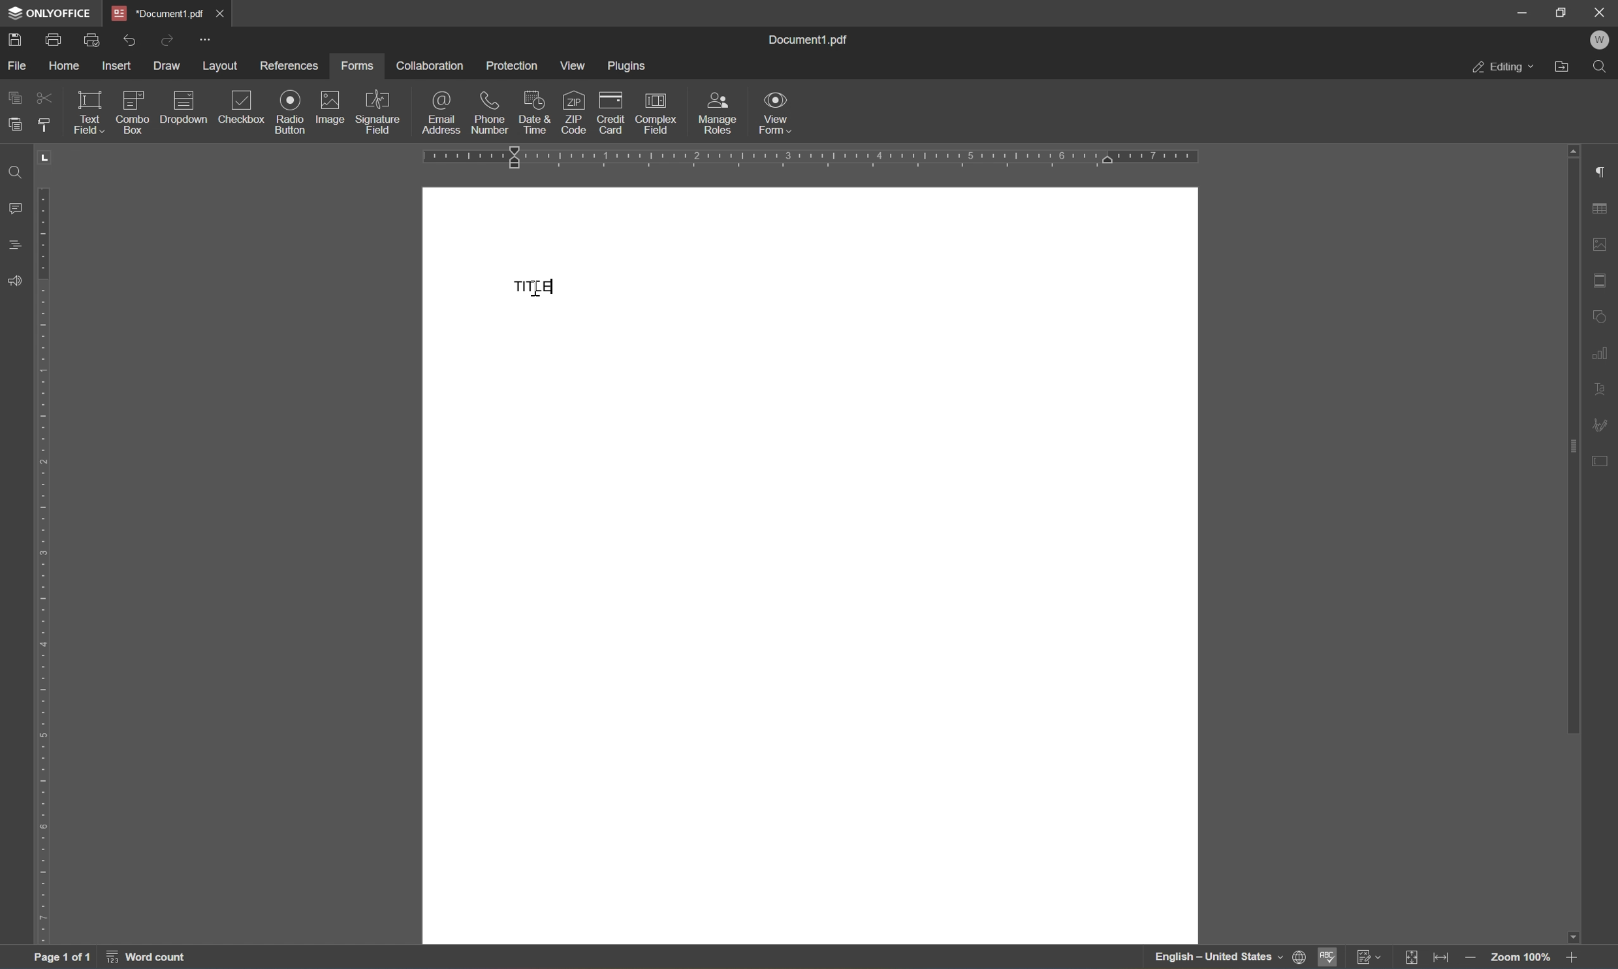 The image size is (1618, 969). What do you see at coordinates (219, 13) in the screenshot?
I see `close` at bounding box center [219, 13].